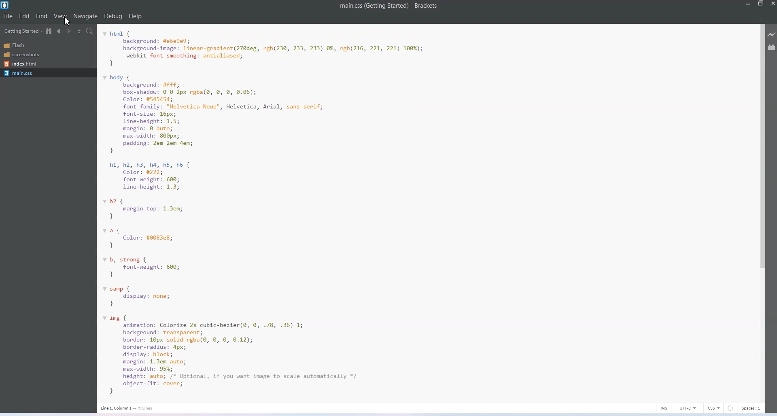 The image size is (777, 416). Describe the element at coordinates (87, 16) in the screenshot. I see `Navigate` at that location.